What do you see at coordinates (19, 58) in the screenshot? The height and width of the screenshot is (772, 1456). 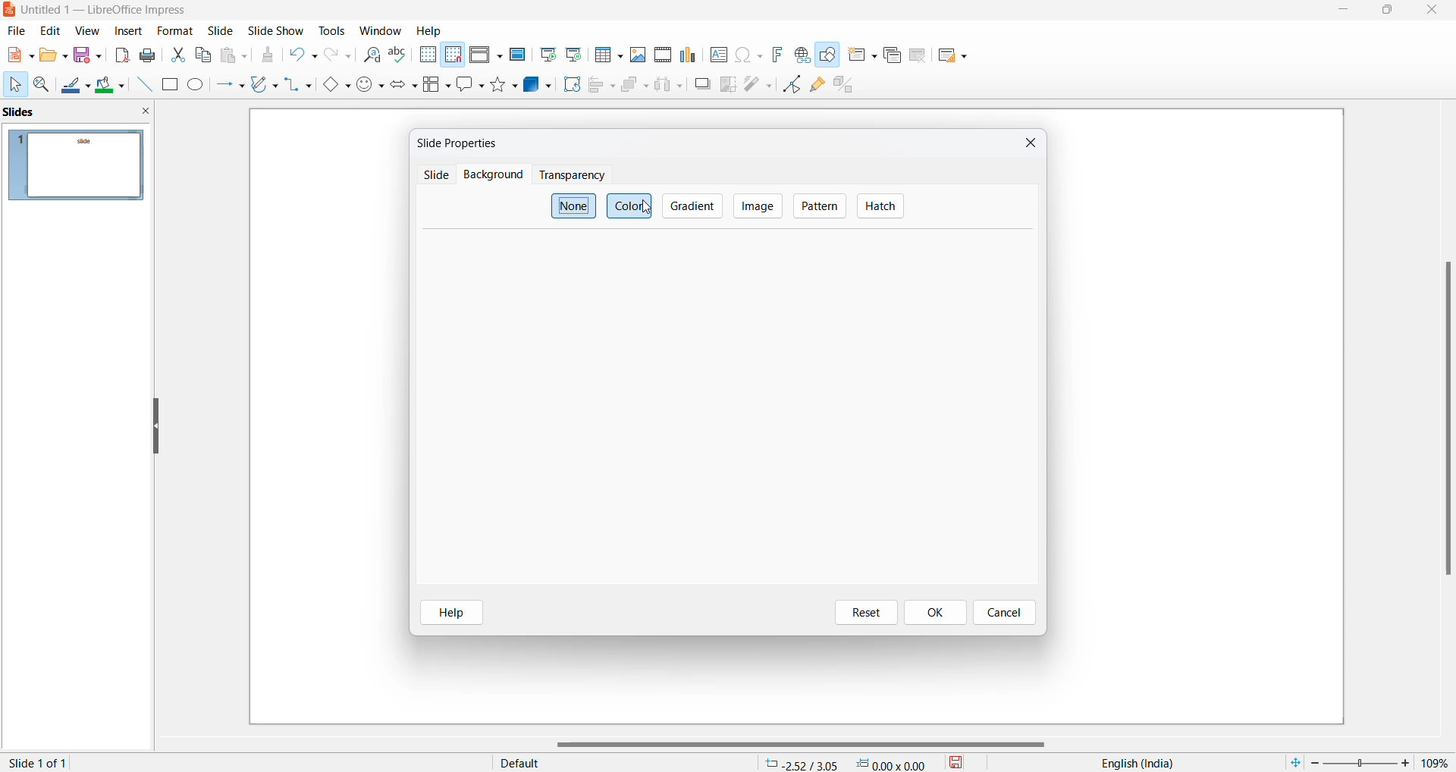 I see `new file` at bounding box center [19, 58].